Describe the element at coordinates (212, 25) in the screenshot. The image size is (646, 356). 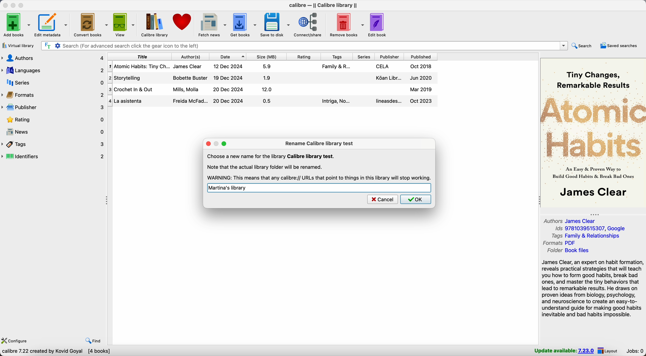
I see `fetch news` at that location.